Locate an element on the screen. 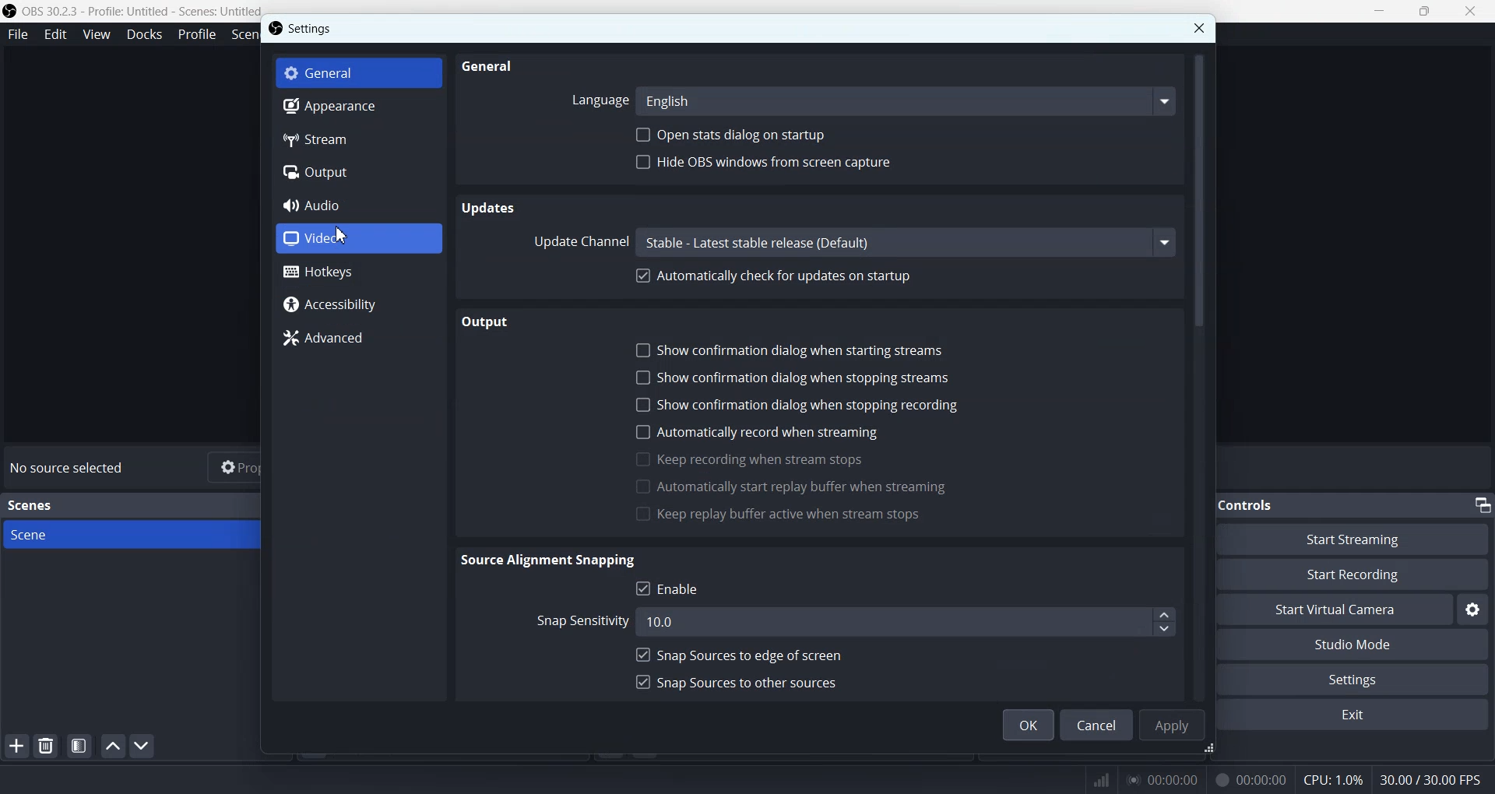  CPU is located at coordinates (1334, 781).